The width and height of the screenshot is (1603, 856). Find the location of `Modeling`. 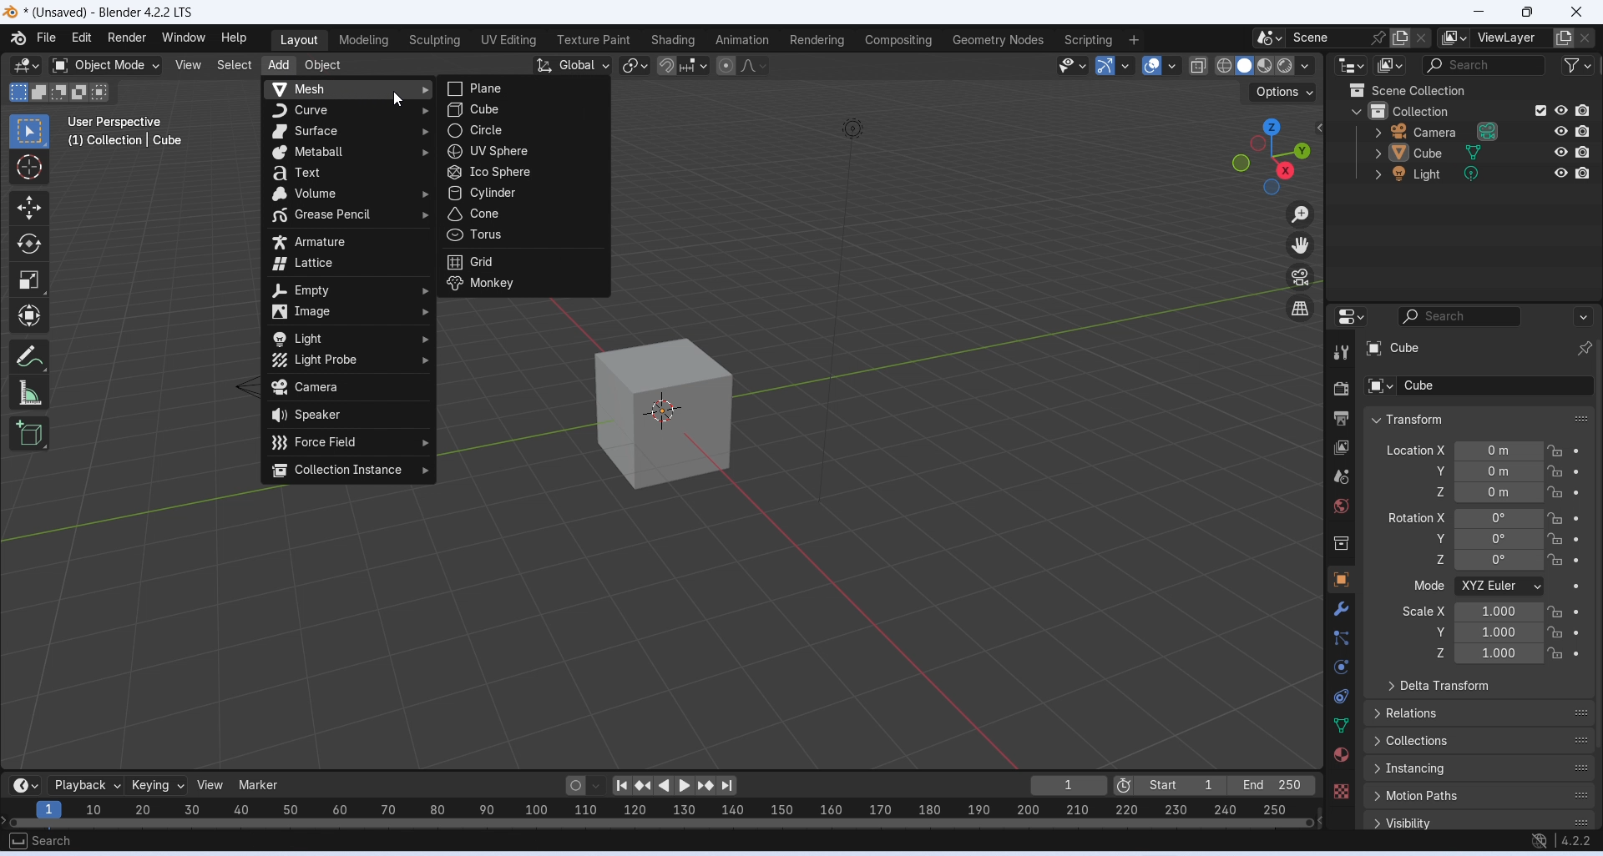

Modeling is located at coordinates (363, 40).